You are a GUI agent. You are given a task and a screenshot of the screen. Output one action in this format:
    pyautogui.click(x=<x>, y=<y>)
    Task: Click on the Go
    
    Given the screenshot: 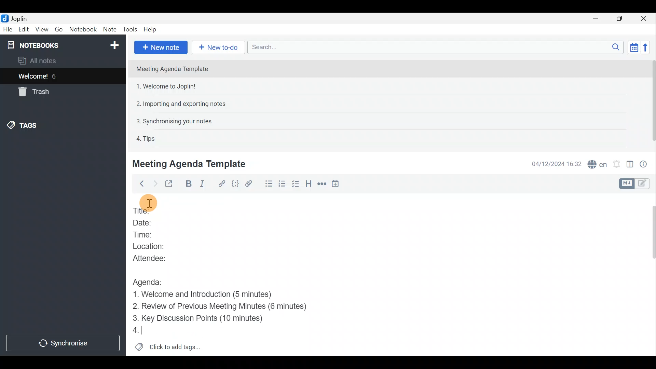 What is the action you would take?
    pyautogui.click(x=58, y=29)
    